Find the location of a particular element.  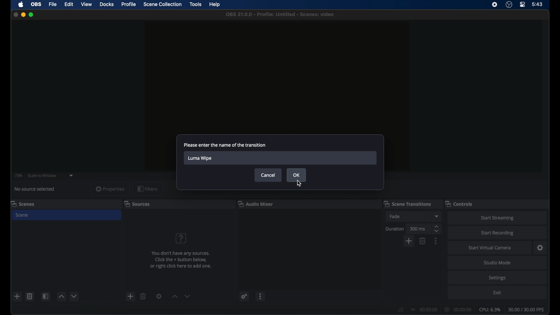

studio mode is located at coordinates (497, 263).